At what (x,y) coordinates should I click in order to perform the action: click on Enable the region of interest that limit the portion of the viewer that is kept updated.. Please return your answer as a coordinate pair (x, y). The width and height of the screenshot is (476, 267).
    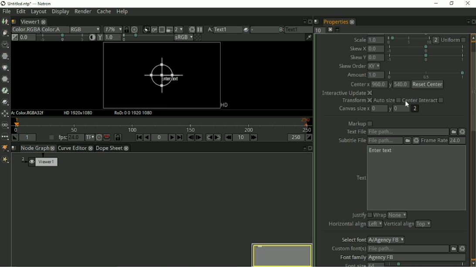
    Looking at the image, I should click on (162, 29).